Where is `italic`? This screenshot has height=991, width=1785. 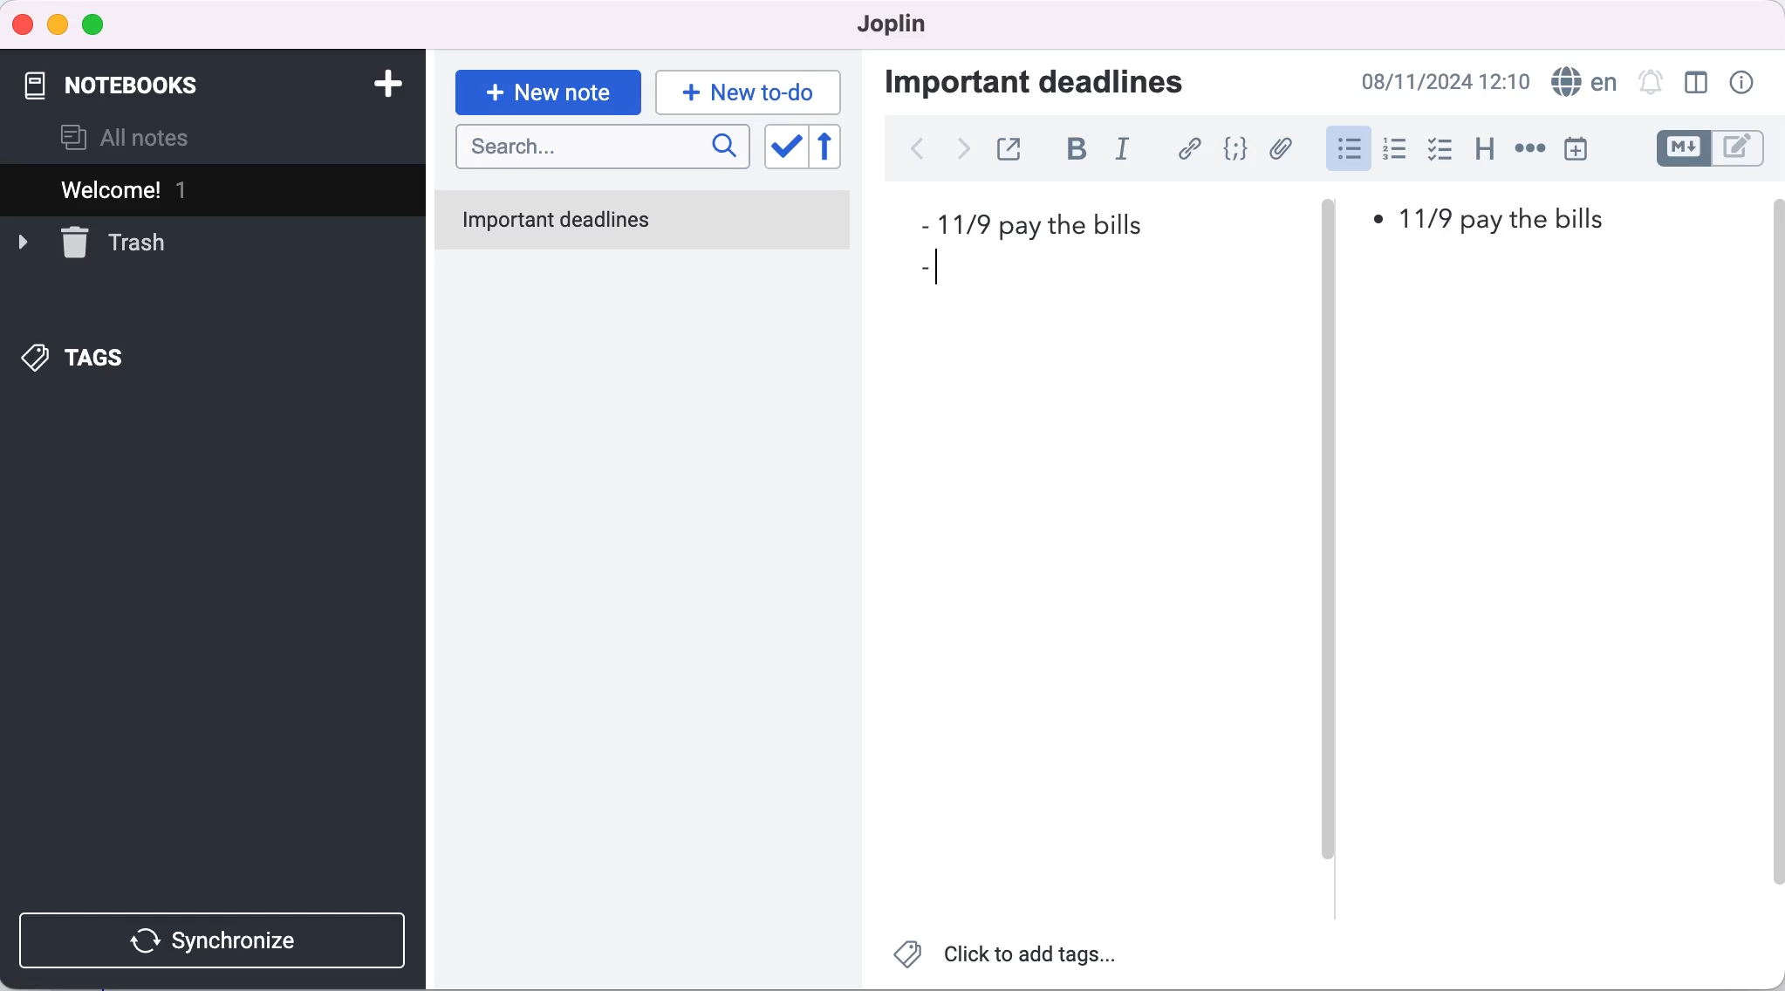 italic is located at coordinates (1121, 151).